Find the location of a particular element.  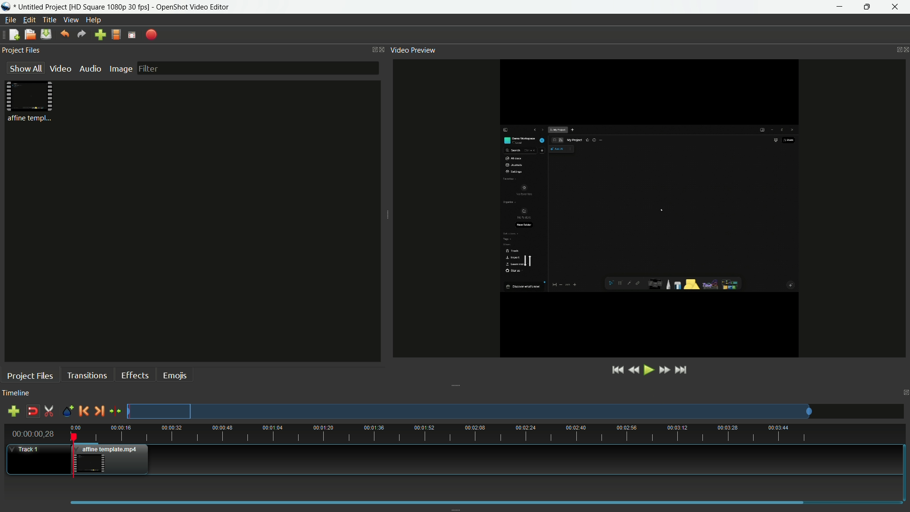

preview track is located at coordinates (469, 411).